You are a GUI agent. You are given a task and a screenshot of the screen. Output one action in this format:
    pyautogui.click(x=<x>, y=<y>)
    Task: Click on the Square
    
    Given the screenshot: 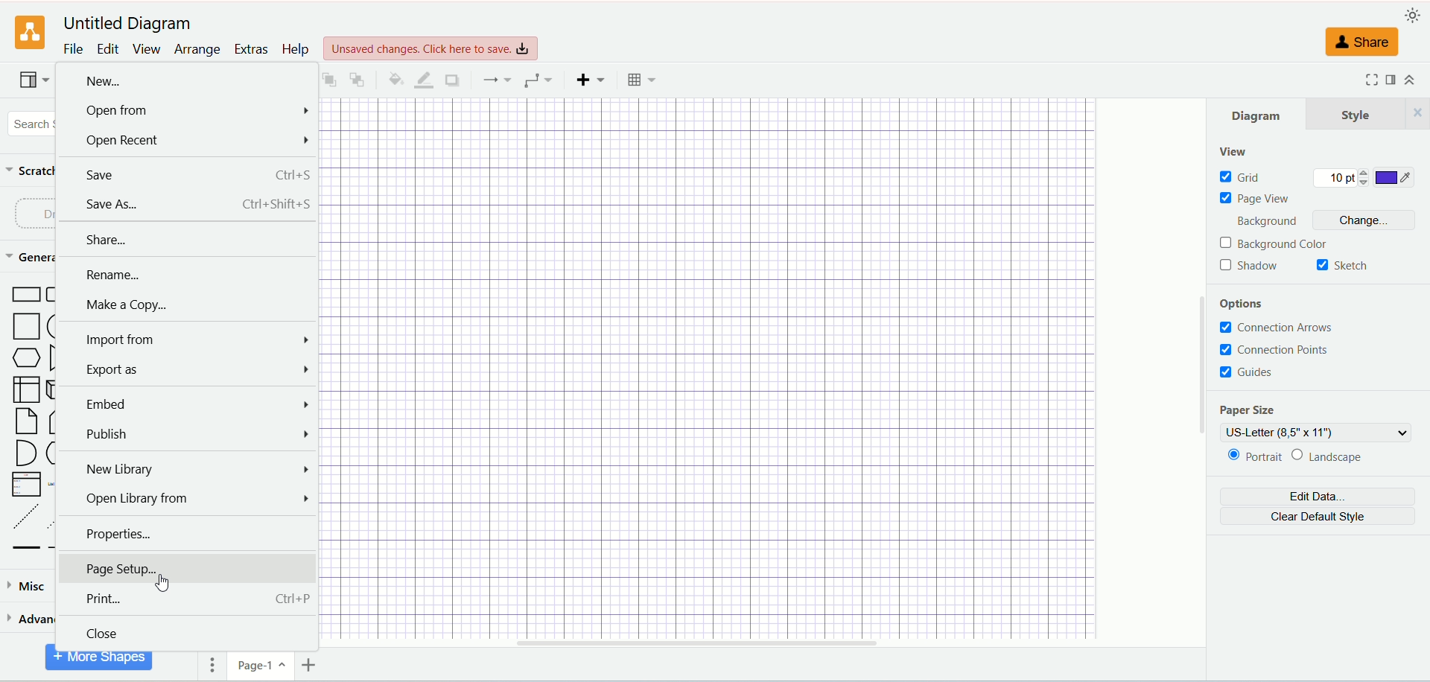 What is the action you would take?
    pyautogui.click(x=28, y=328)
    